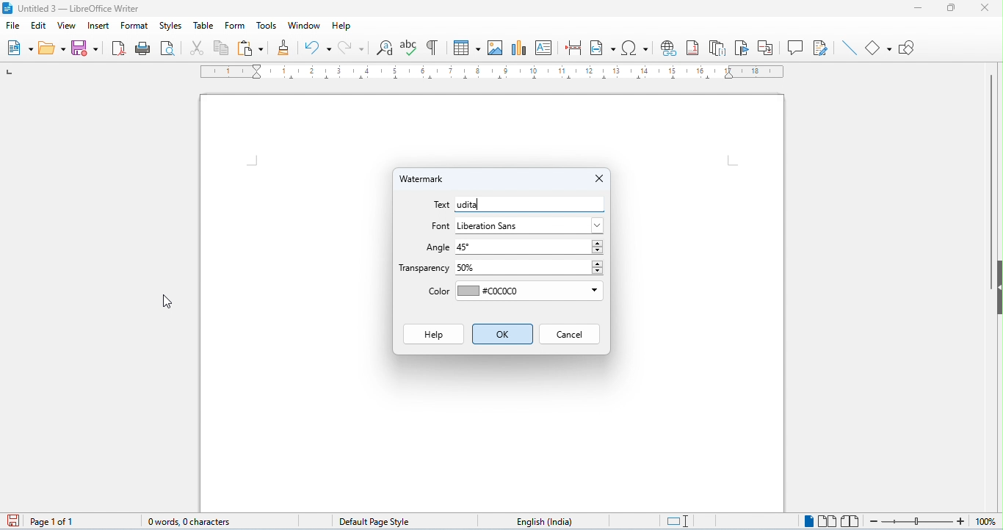  Describe the element at coordinates (983, 7) in the screenshot. I see `close` at that location.